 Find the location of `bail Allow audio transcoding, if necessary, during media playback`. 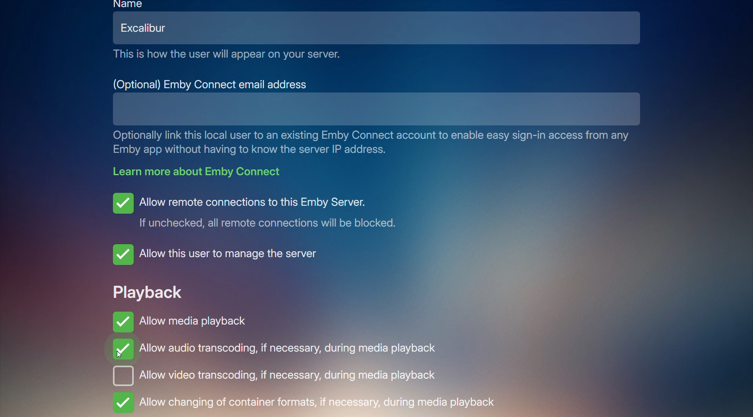

bail Allow audio transcoding, if necessary, during media playback is located at coordinates (278, 351).